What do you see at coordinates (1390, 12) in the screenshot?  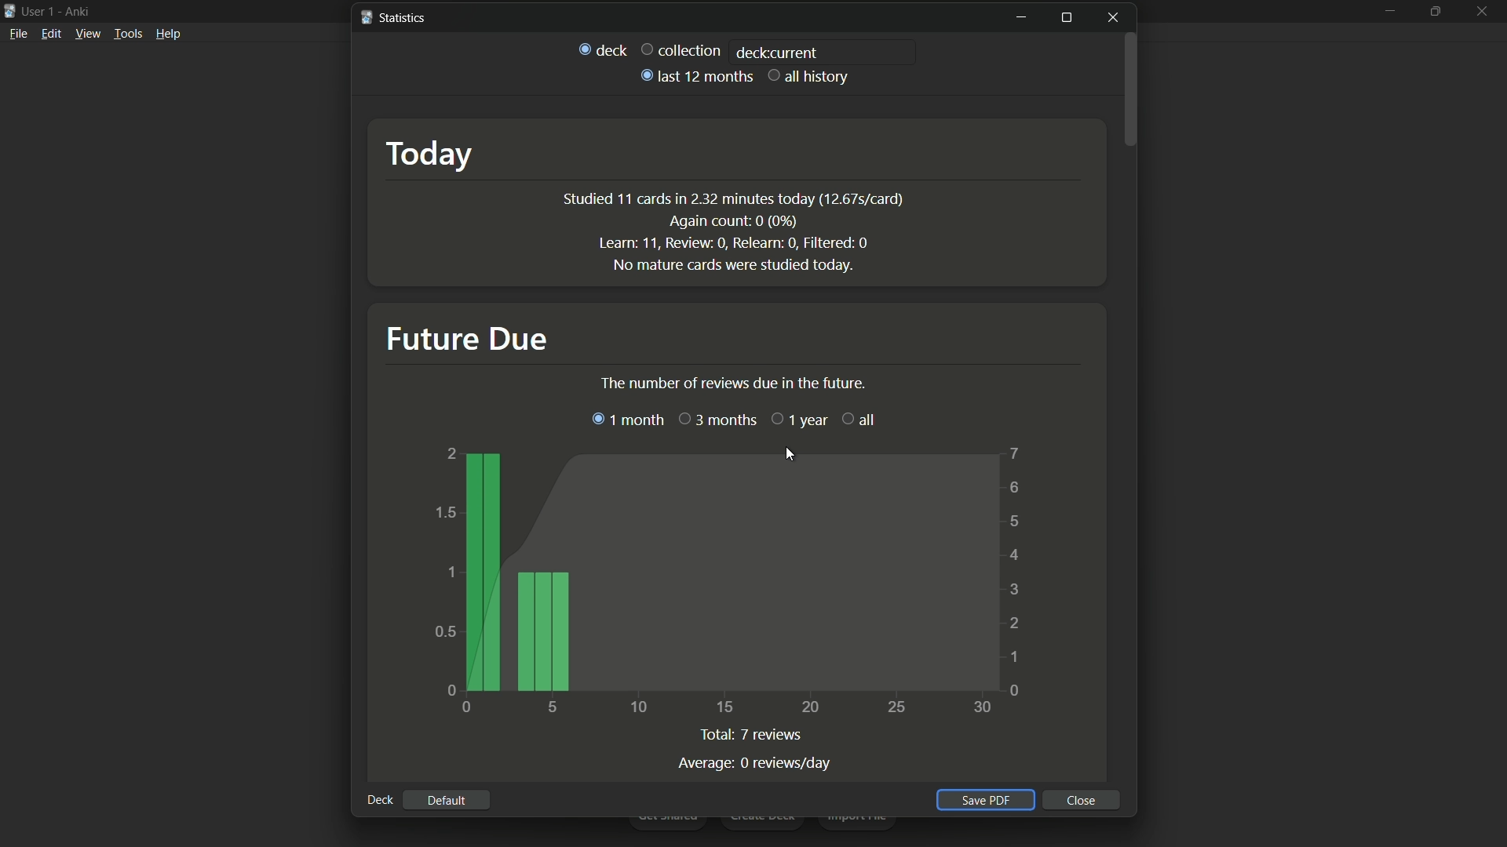 I see `minimize` at bounding box center [1390, 12].